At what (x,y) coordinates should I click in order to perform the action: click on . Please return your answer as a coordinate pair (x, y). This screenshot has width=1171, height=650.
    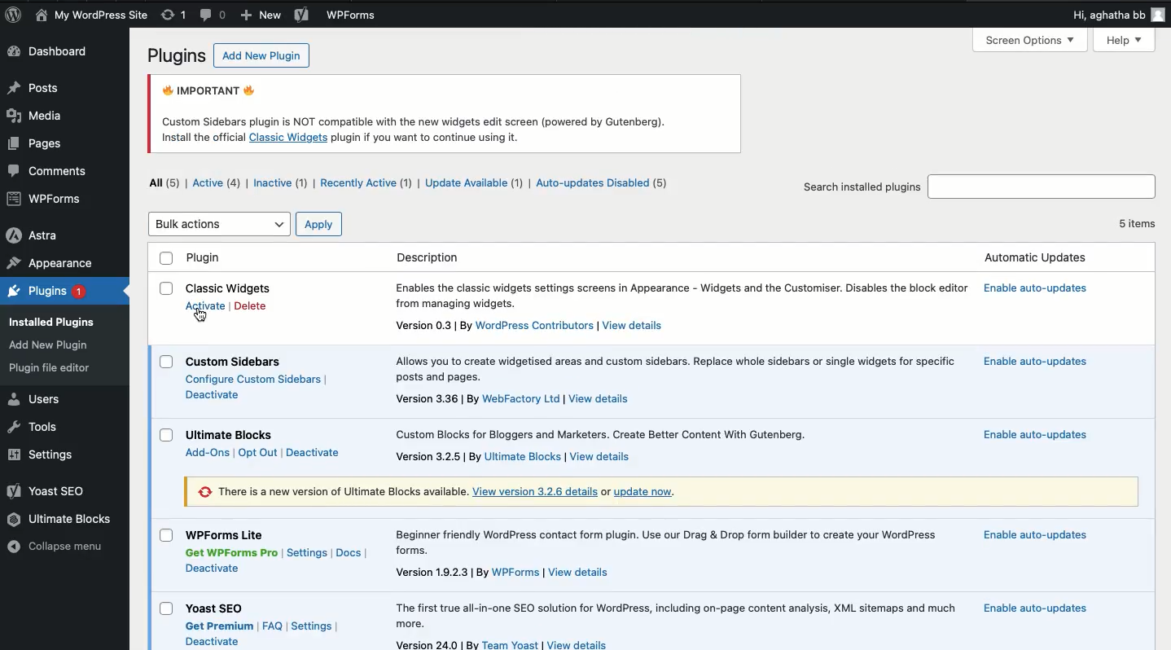
    Looking at the image, I should click on (217, 625).